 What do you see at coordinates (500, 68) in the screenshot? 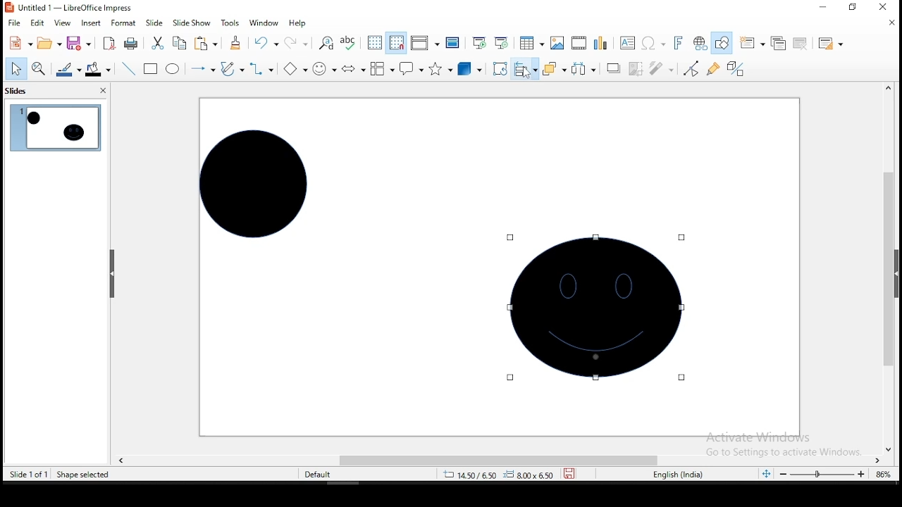
I see `rotate` at bounding box center [500, 68].